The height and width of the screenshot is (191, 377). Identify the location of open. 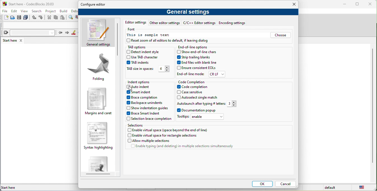
(12, 18).